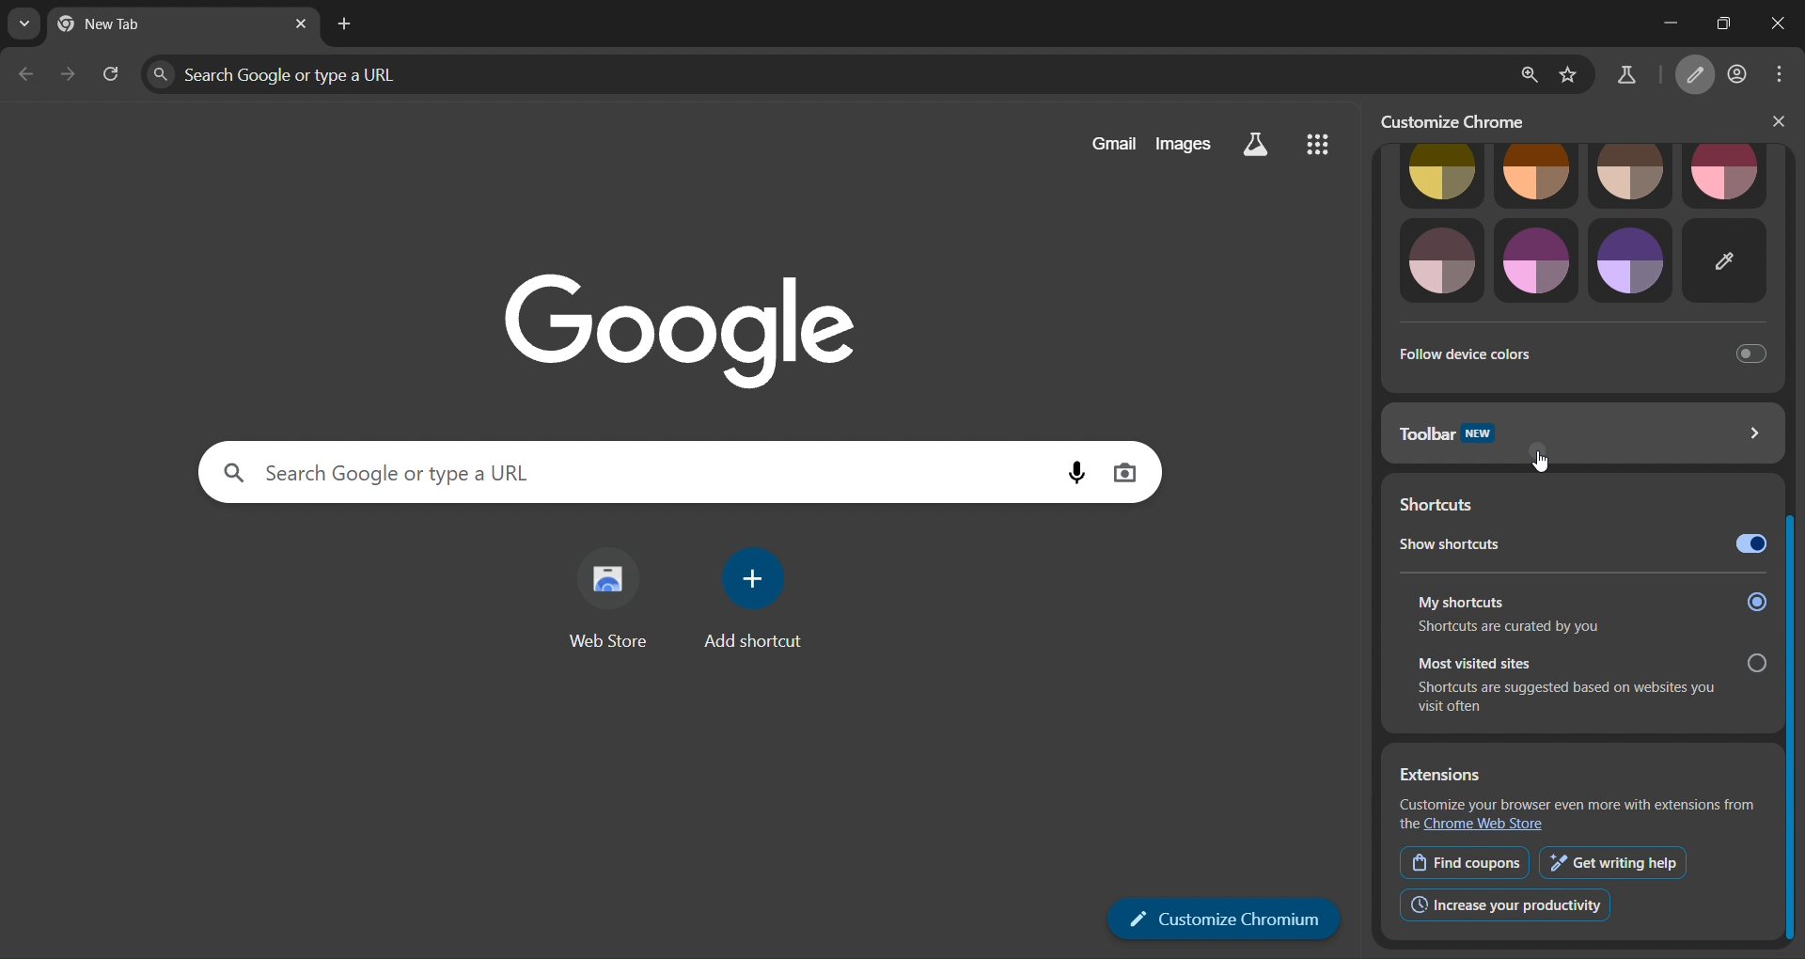 The width and height of the screenshot is (1805, 959). I want to click on images, so click(1184, 143).